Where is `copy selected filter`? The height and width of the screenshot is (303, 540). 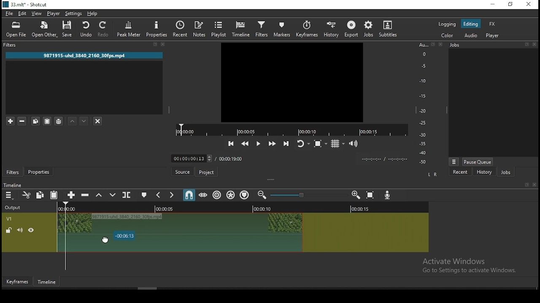
copy selected filter is located at coordinates (35, 120).